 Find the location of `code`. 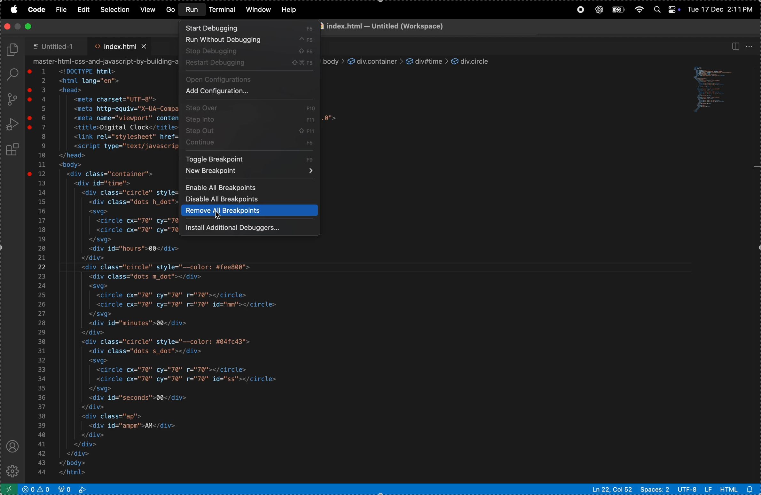

code is located at coordinates (38, 9).